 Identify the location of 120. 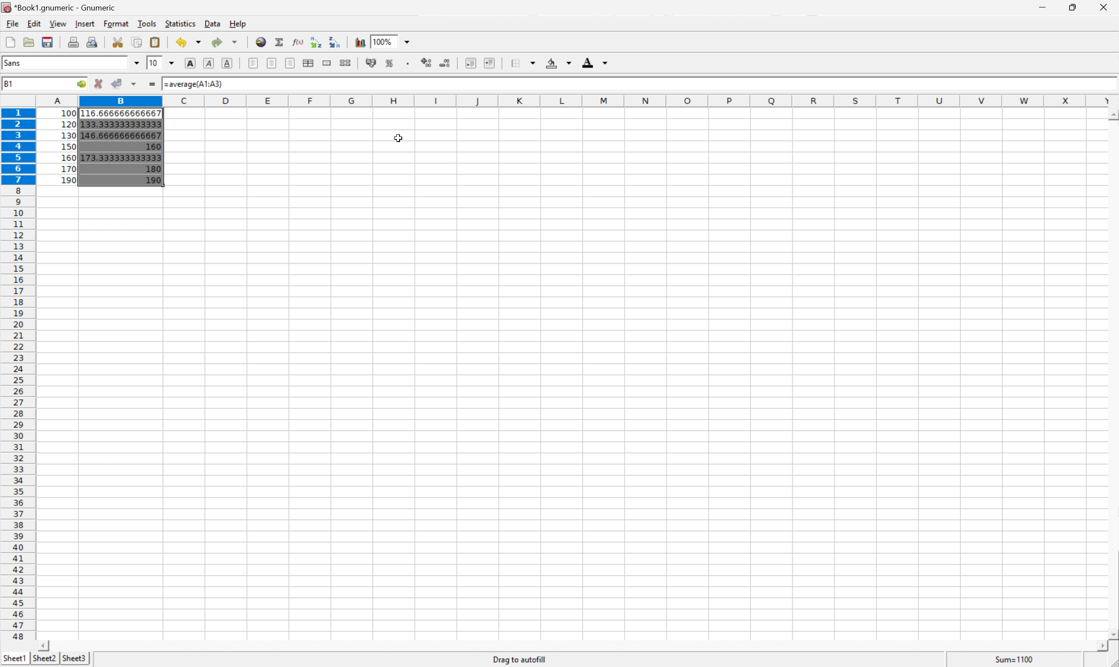
(69, 124).